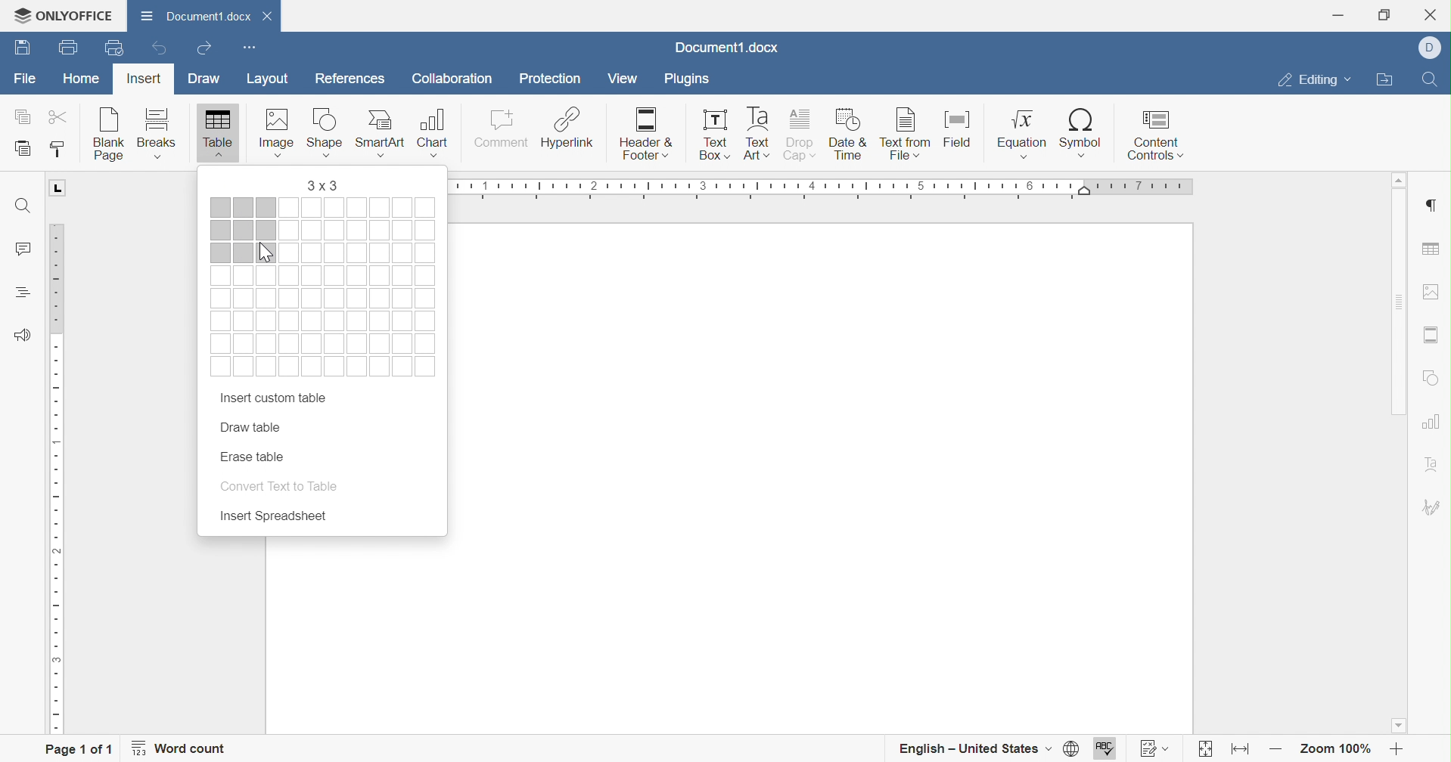 The image size is (1451, 762). I want to click on Feedback & Support, so click(21, 335).